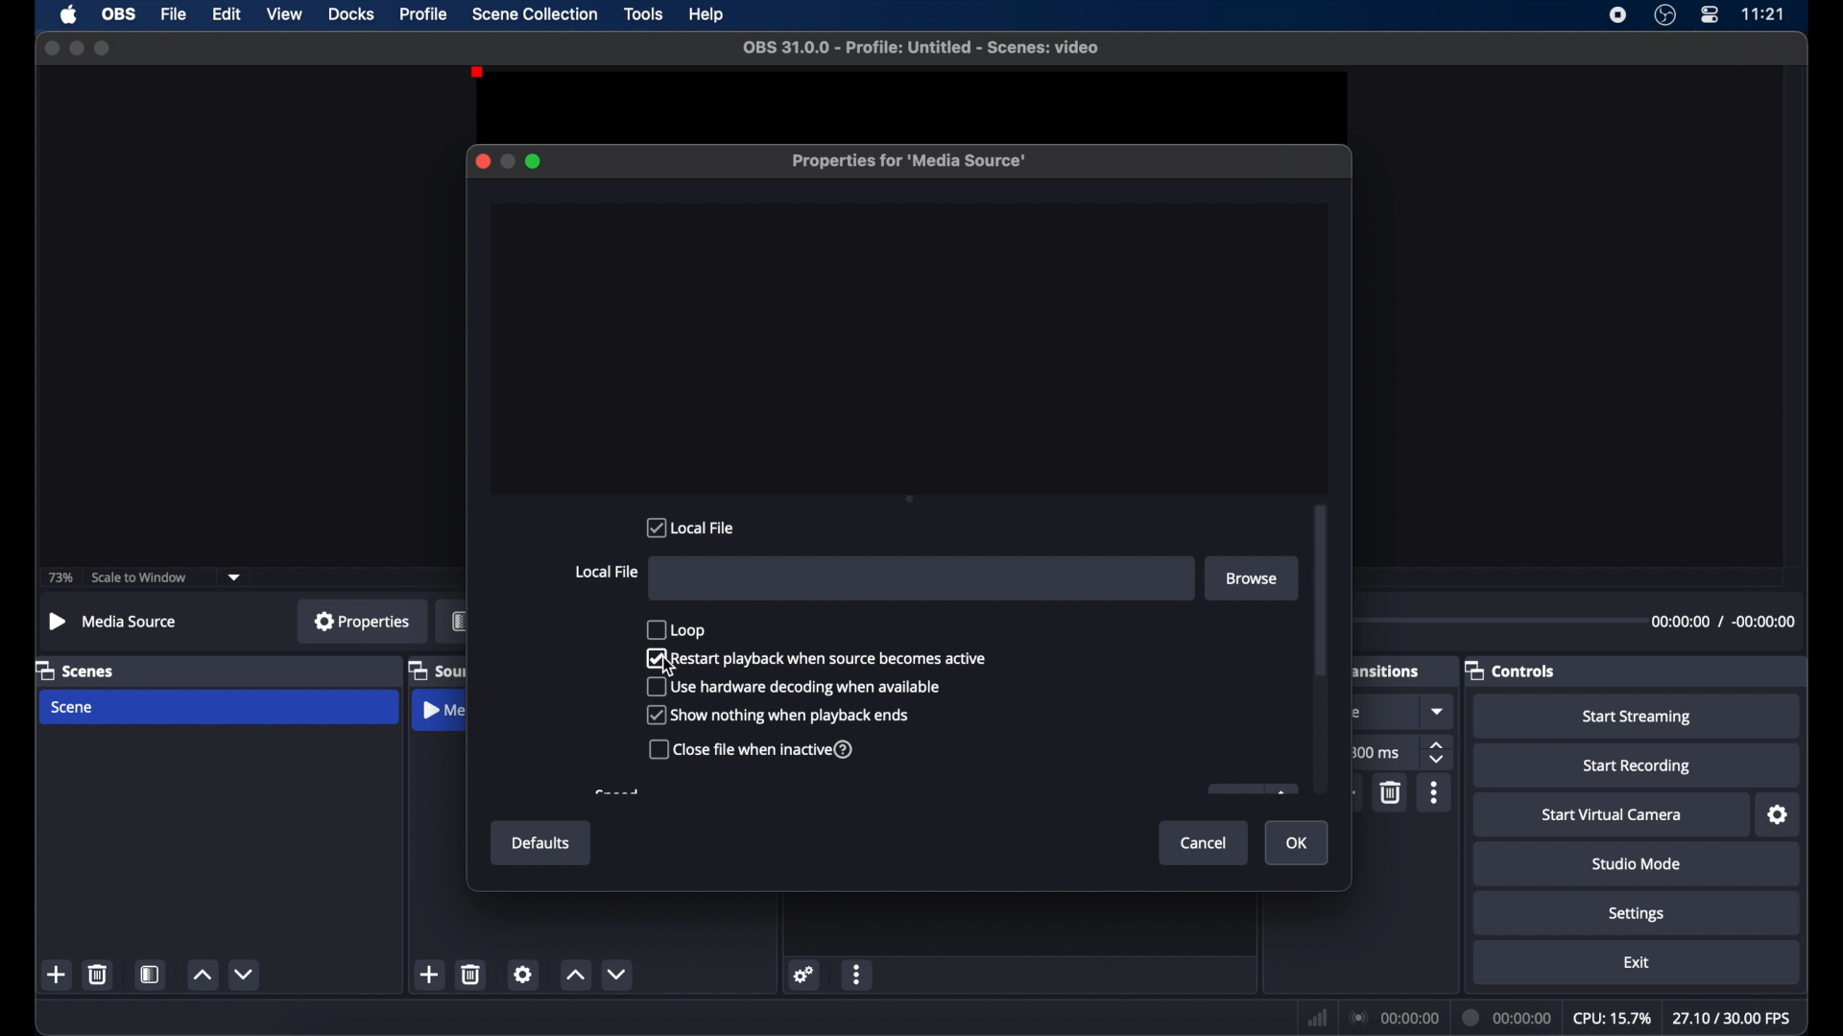 Image resolution: width=1843 pixels, height=1036 pixels. What do you see at coordinates (139, 577) in the screenshot?
I see `scale to window` at bounding box center [139, 577].